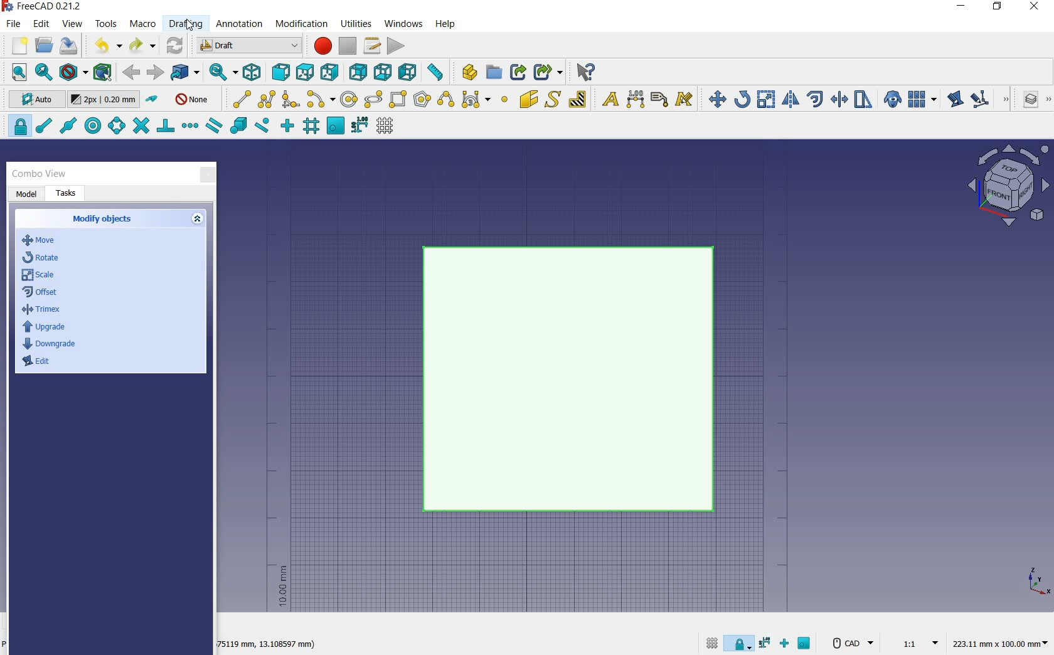  Describe the element at coordinates (386, 126) in the screenshot. I see `toggle grid` at that location.